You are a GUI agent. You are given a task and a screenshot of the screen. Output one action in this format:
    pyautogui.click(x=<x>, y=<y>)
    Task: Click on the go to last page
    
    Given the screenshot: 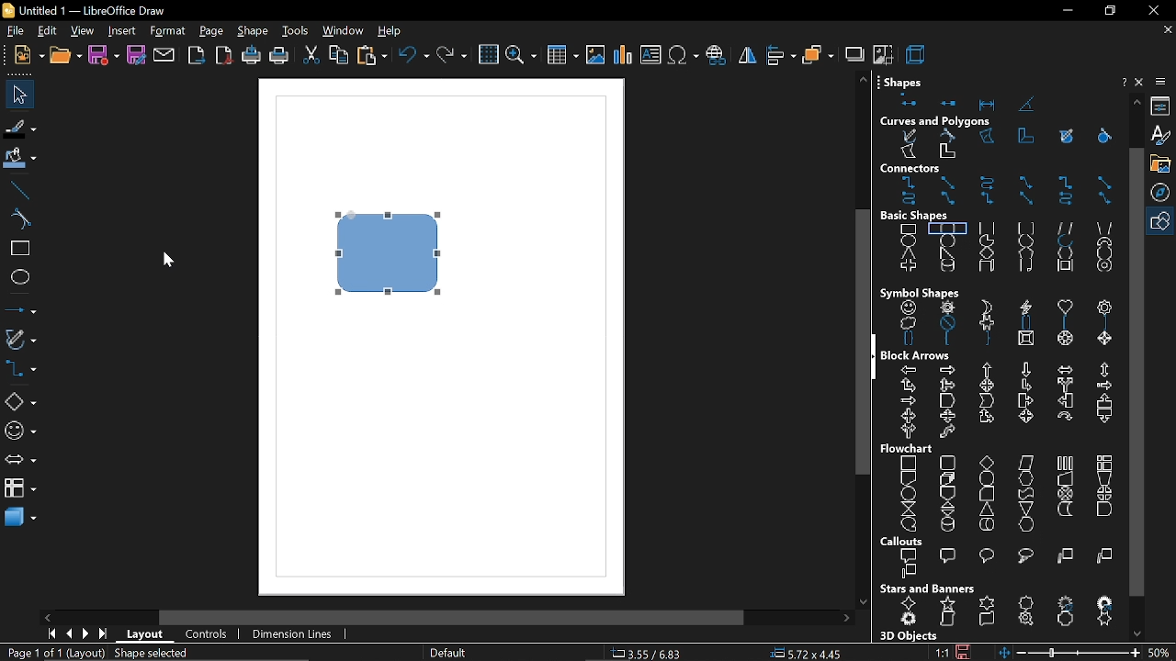 What is the action you would take?
    pyautogui.click(x=105, y=635)
    